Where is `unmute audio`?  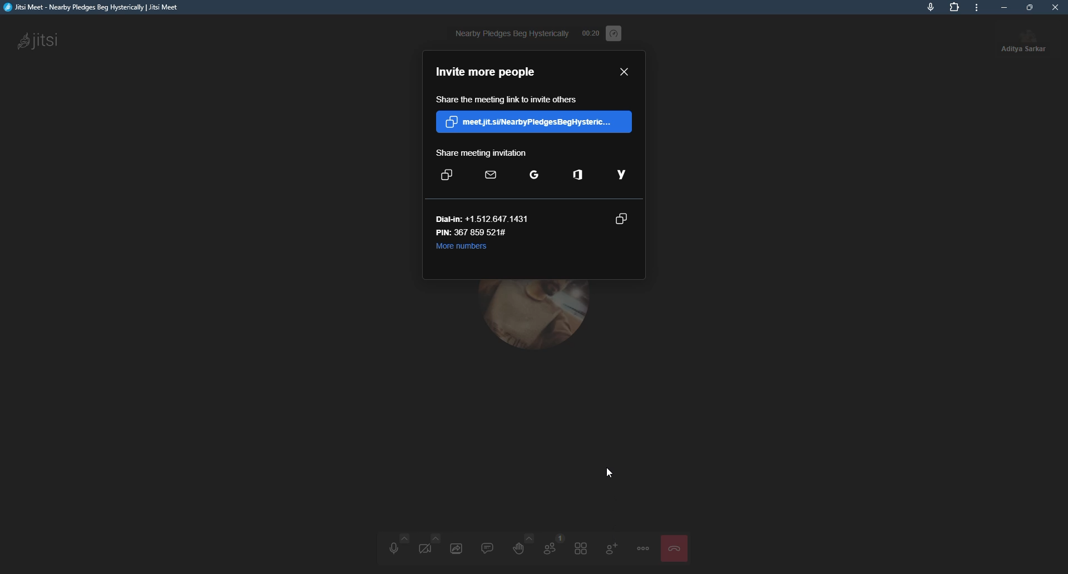 unmute audio is located at coordinates (397, 547).